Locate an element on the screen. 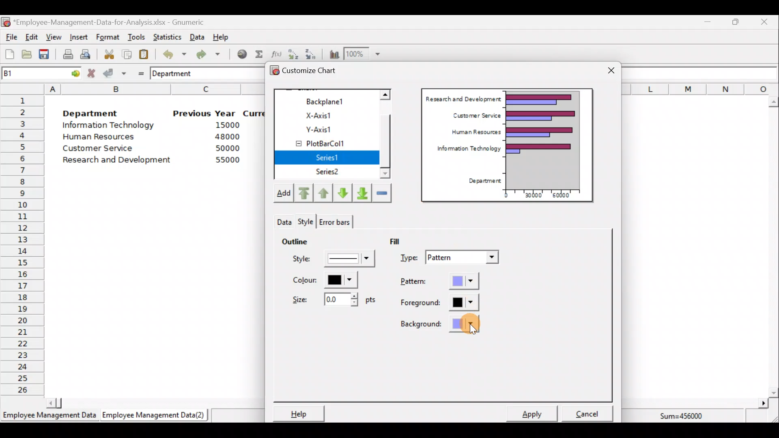 The height and width of the screenshot is (438, 779). Information Technology is located at coordinates (465, 150).